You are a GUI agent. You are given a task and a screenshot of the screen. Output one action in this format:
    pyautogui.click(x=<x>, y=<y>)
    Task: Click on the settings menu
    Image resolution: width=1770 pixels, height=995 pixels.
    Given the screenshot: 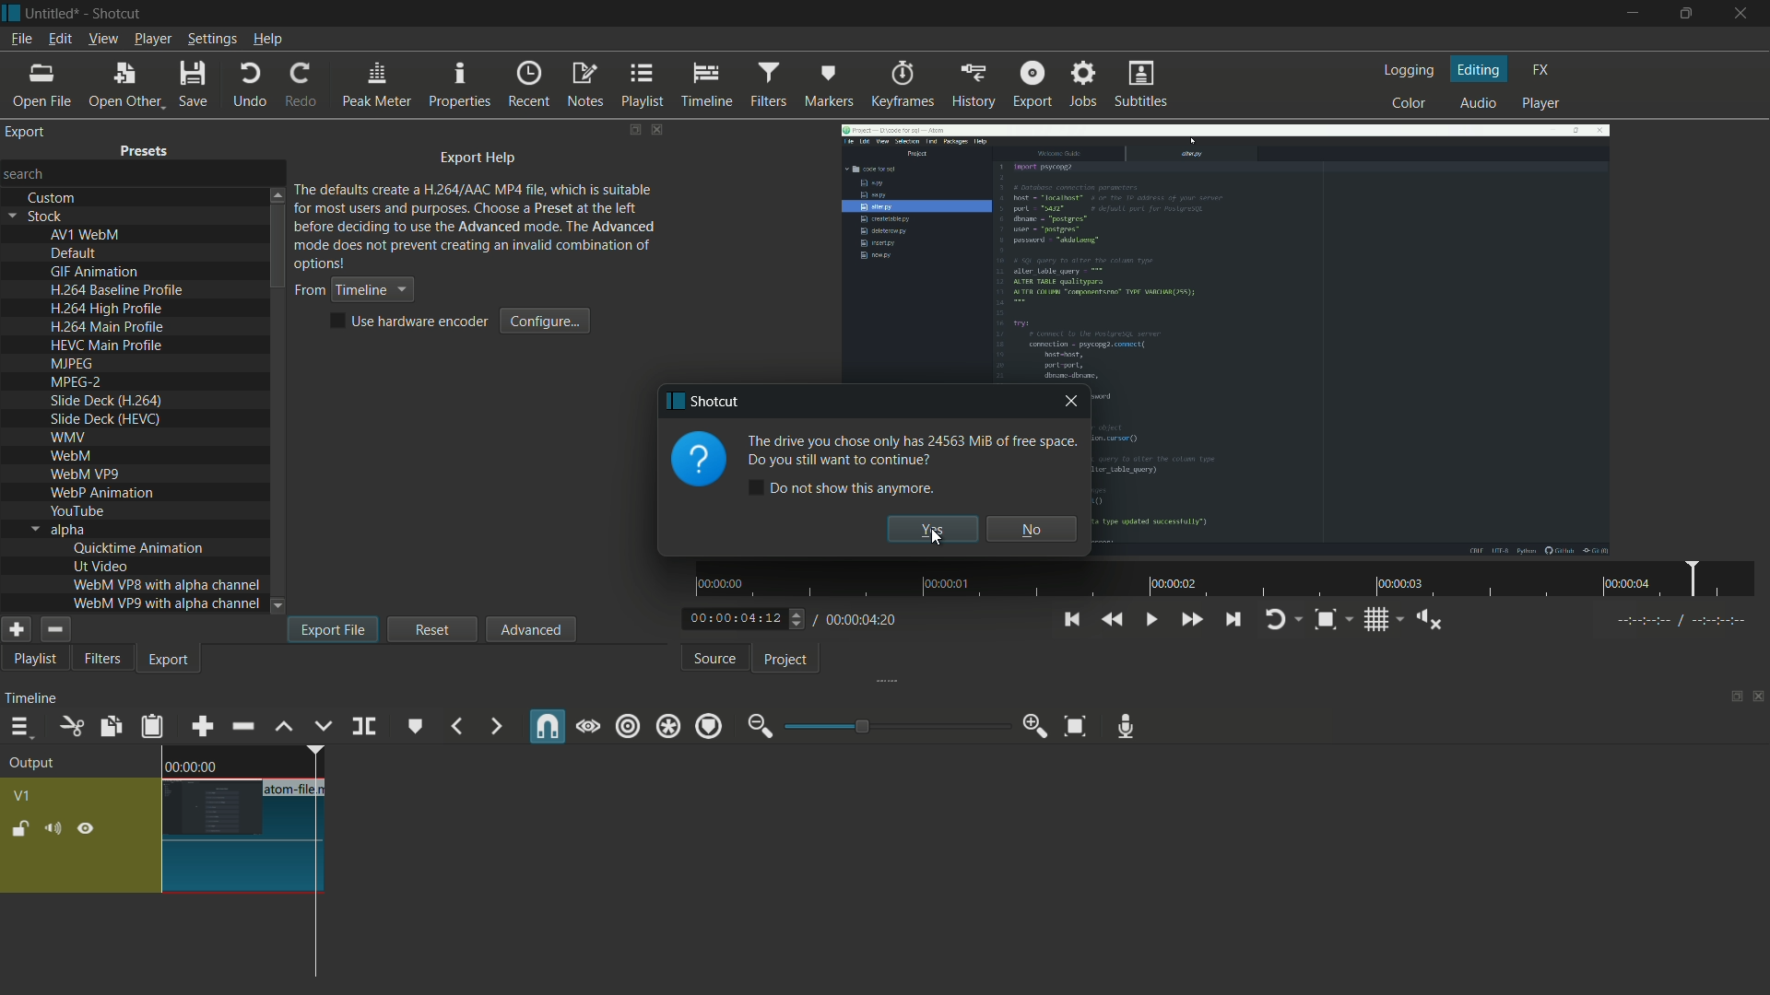 What is the action you would take?
    pyautogui.click(x=212, y=39)
    